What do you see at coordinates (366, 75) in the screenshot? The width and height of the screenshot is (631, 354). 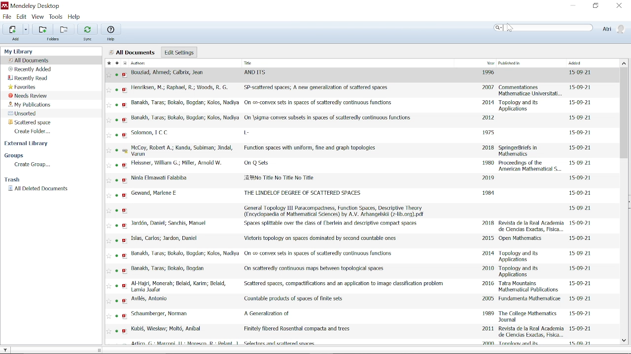 I see `Bouzad, Ahmed; Calbrix, Jean AND LTS 1996 1509 21` at bounding box center [366, 75].